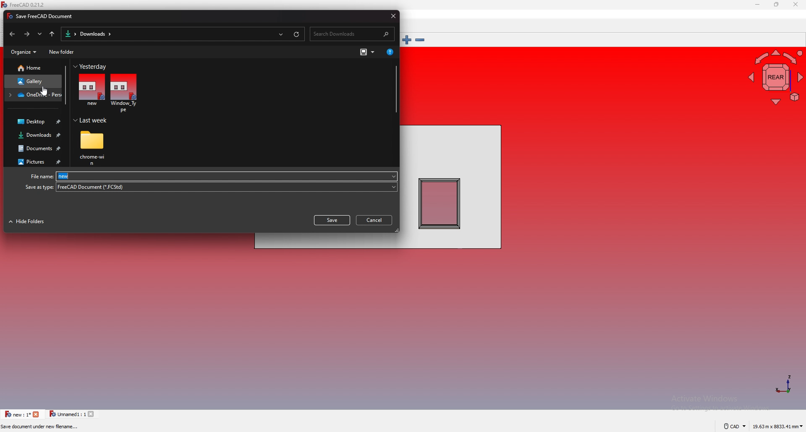  What do you see at coordinates (390, 52) in the screenshot?
I see `get help` at bounding box center [390, 52].